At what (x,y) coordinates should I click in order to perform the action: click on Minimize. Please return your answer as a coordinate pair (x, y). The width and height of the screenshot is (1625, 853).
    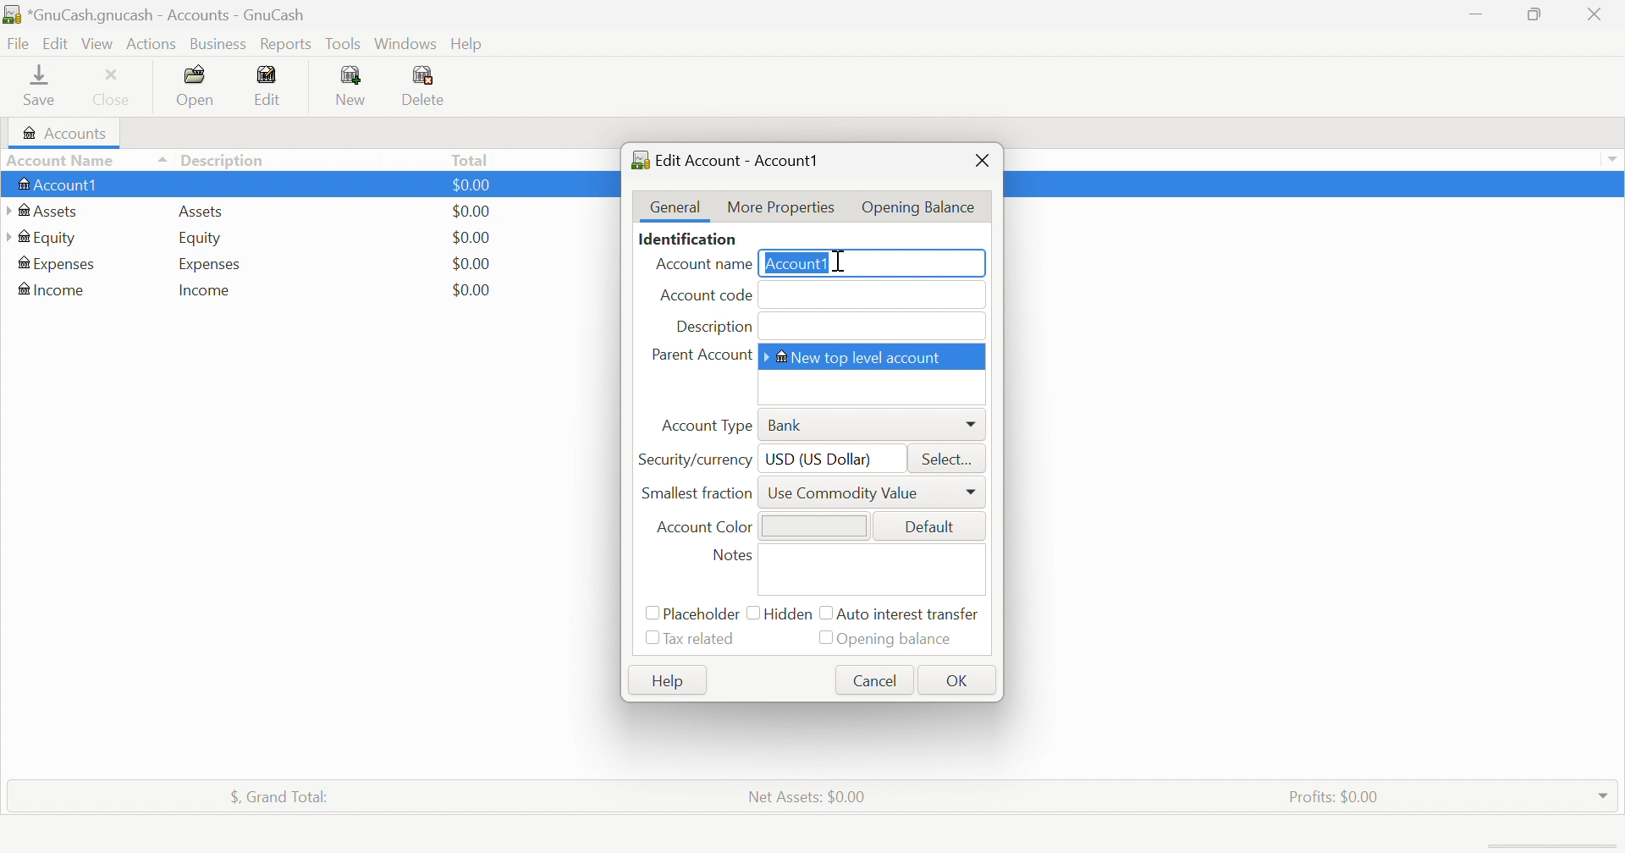
    Looking at the image, I should click on (1474, 14).